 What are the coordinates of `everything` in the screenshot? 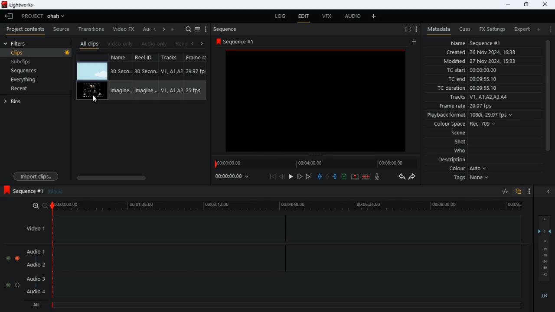 It's located at (33, 79).